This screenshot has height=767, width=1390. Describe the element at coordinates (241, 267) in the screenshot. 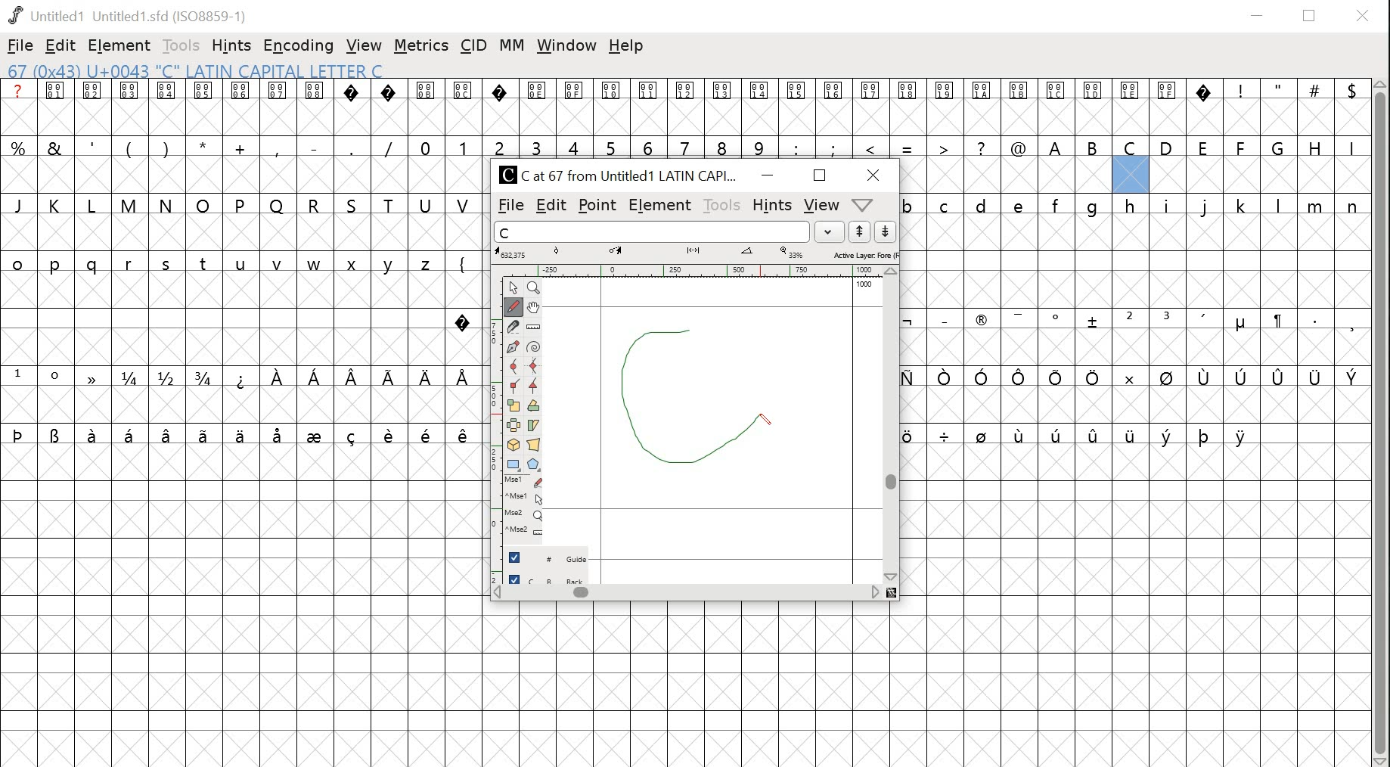

I see `glyphs` at that location.